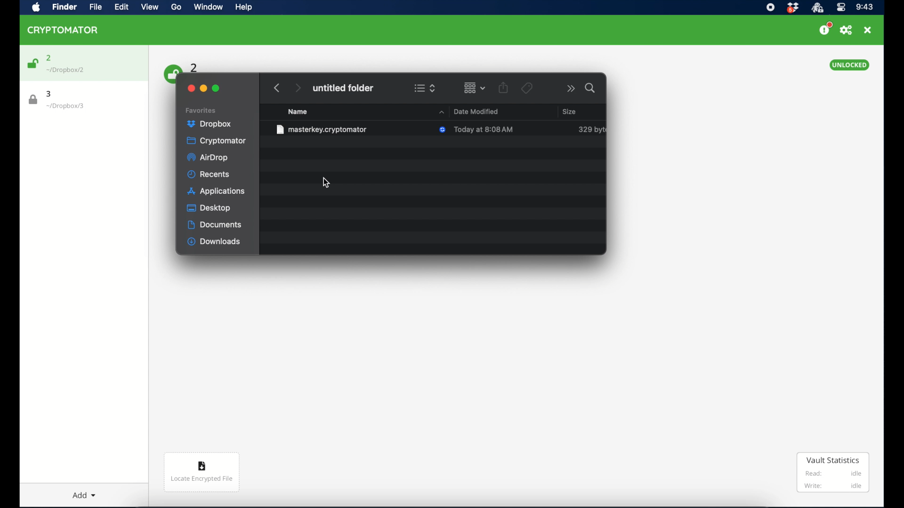  Describe the element at coordinates (66, 70) in the screenshot. I see `location` at that location.